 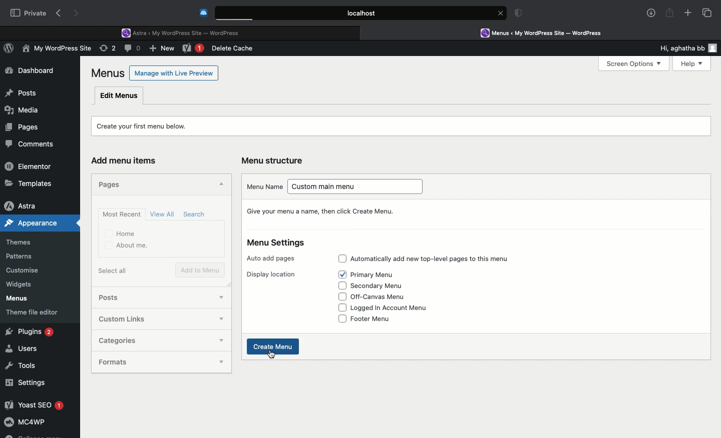 What do you see at coordinates (387, 297) in the screenshot?
I see `Off-canvas menu` at bounding box center [387, 297].